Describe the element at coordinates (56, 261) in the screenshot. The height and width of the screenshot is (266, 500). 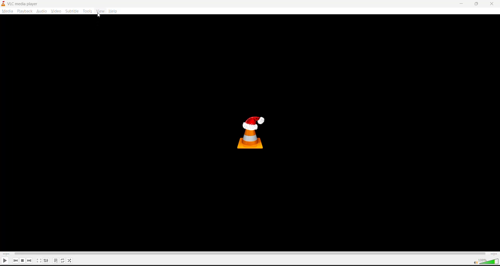
I see `toggle playlist` at that location.